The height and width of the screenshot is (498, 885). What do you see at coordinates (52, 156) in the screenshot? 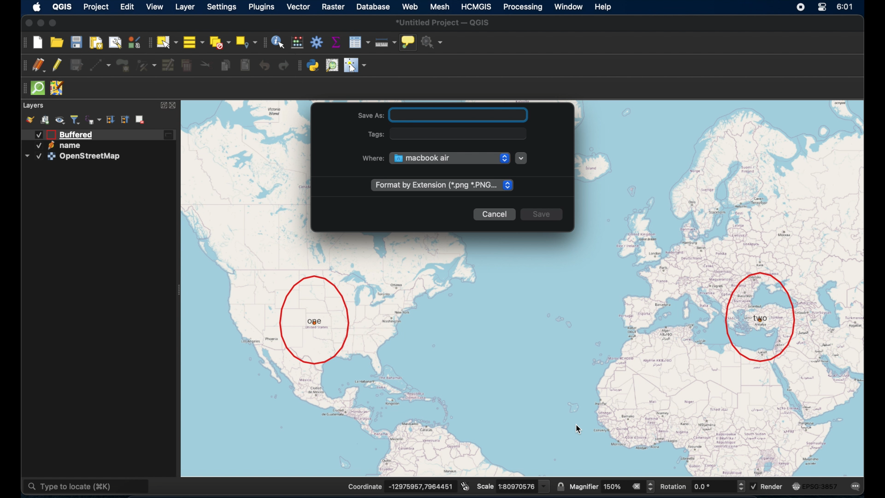
I see `icon` at bounding box center [52, 156].